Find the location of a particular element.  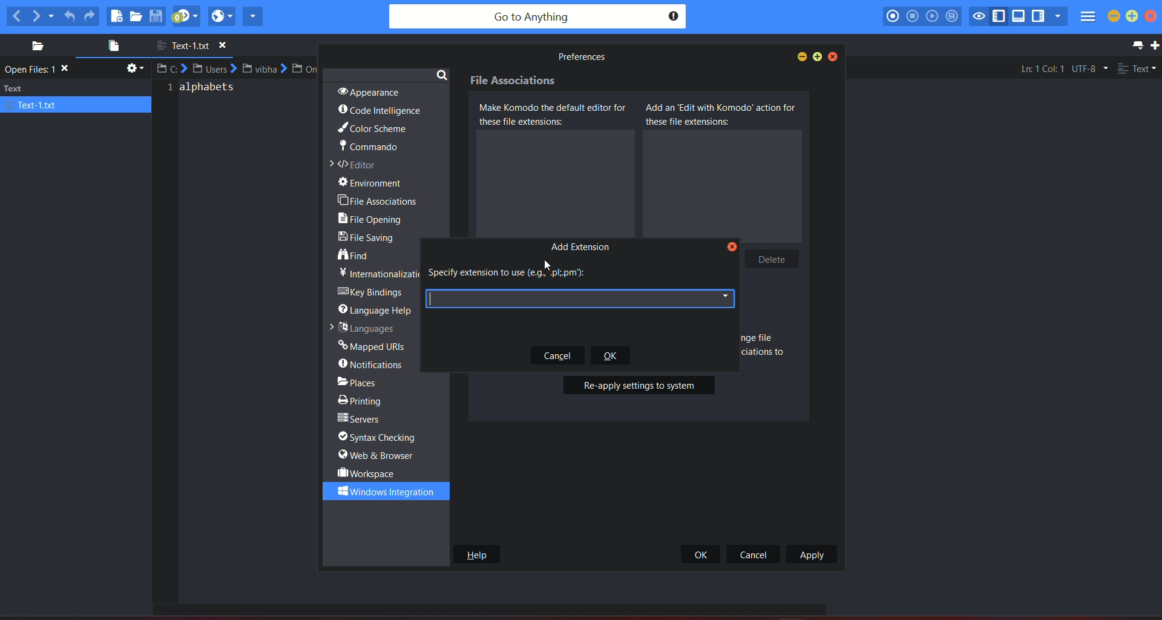

help is located at coordinates (476, 554).